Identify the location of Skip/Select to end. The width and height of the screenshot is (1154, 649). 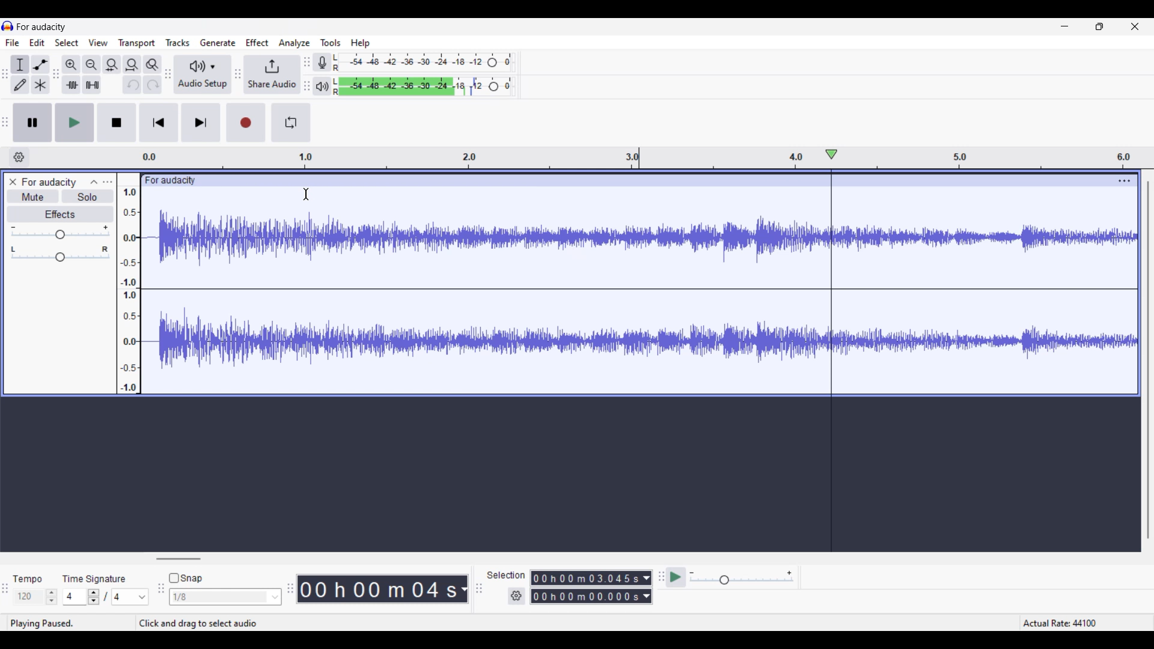
(201, 123).